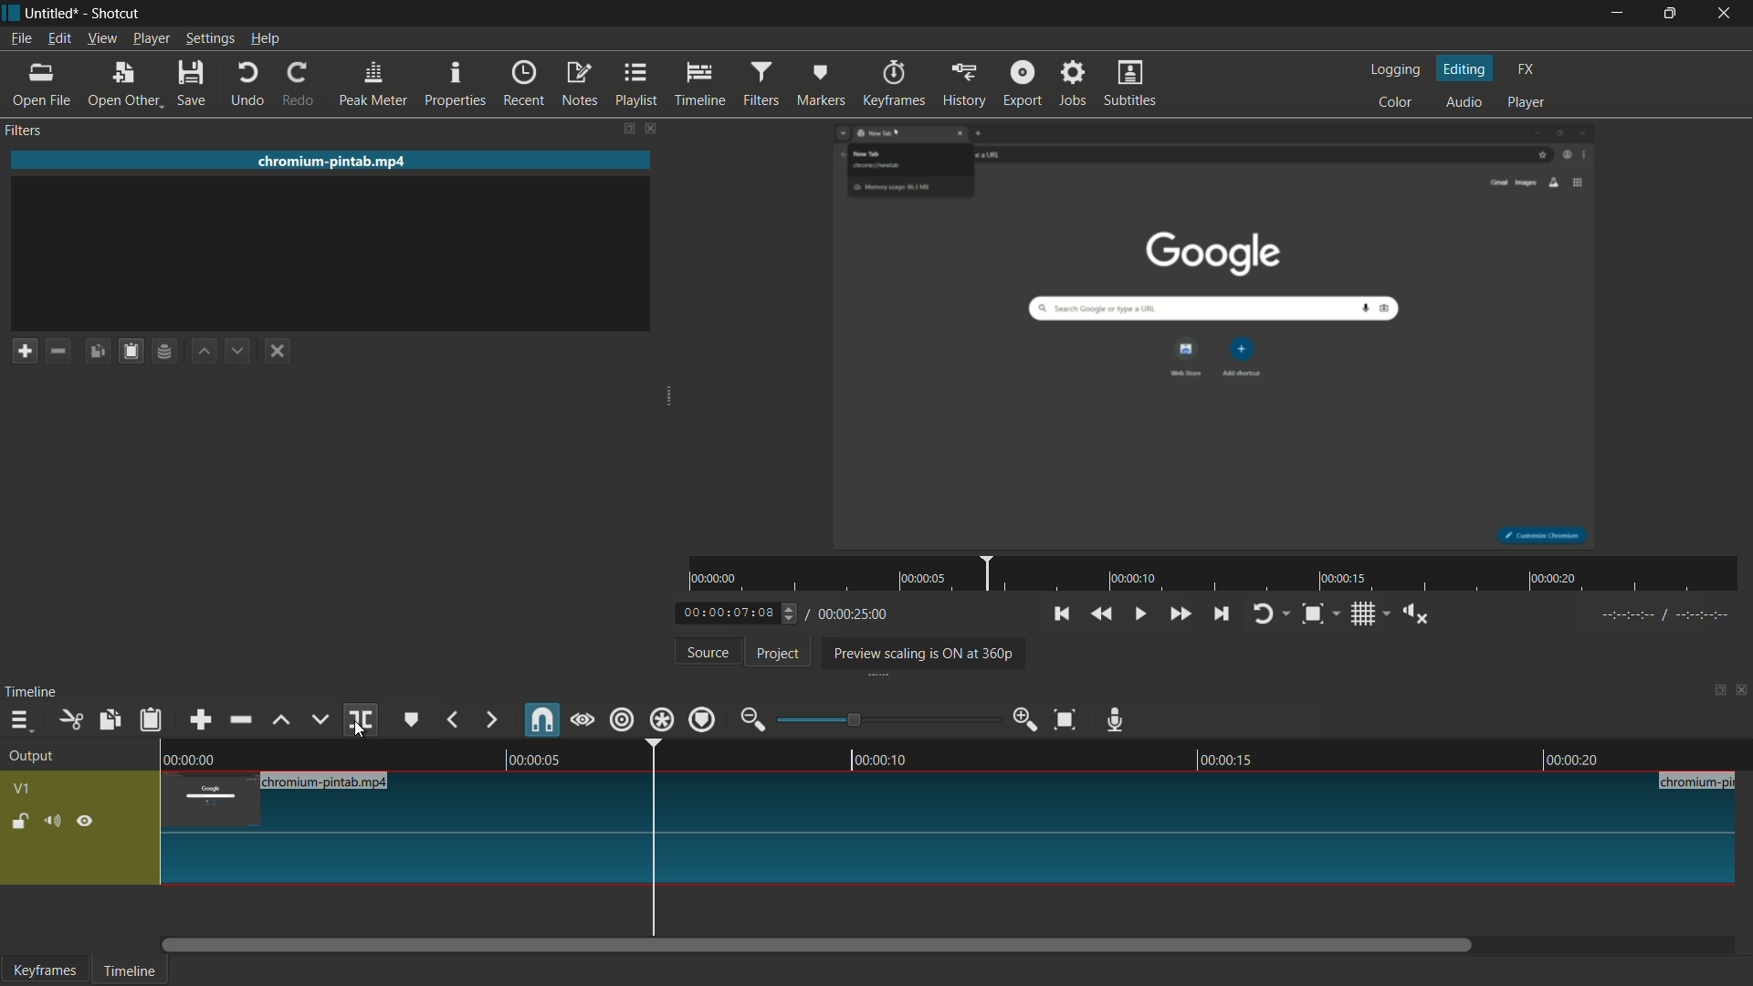 The height and width of the screenshot is (986, 1753). I want to click on video in timeline, so click(949, 829).